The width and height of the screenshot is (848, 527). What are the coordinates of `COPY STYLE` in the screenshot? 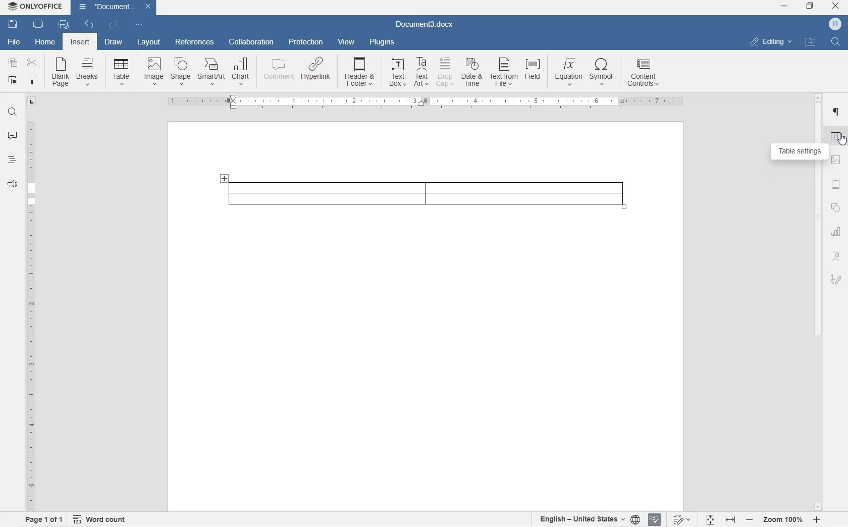 It's located at (33, 81).